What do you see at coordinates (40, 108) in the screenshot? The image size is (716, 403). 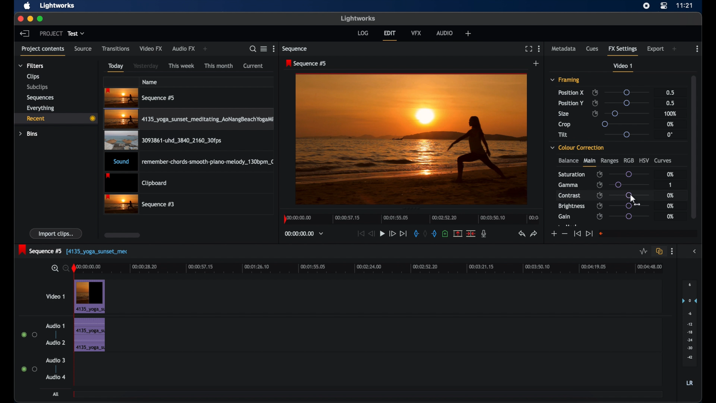 I see `everything` at bounding box center [40, 108].